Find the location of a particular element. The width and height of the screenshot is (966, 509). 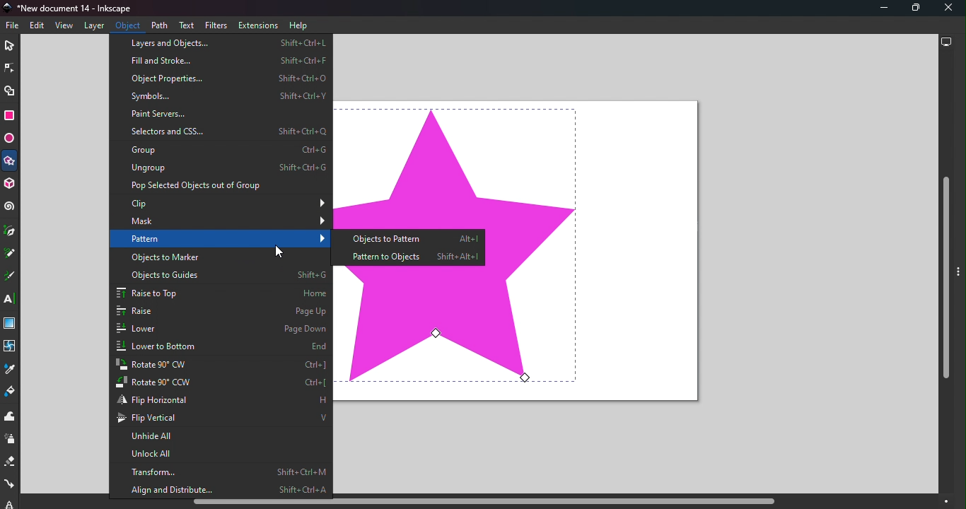

Help is located at coordinates (300, 26).